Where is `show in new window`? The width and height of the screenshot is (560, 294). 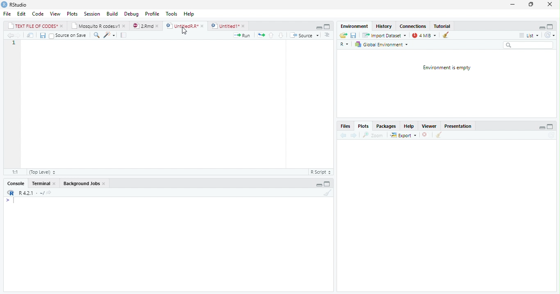 show in new window is located at coordinates (30, 35).